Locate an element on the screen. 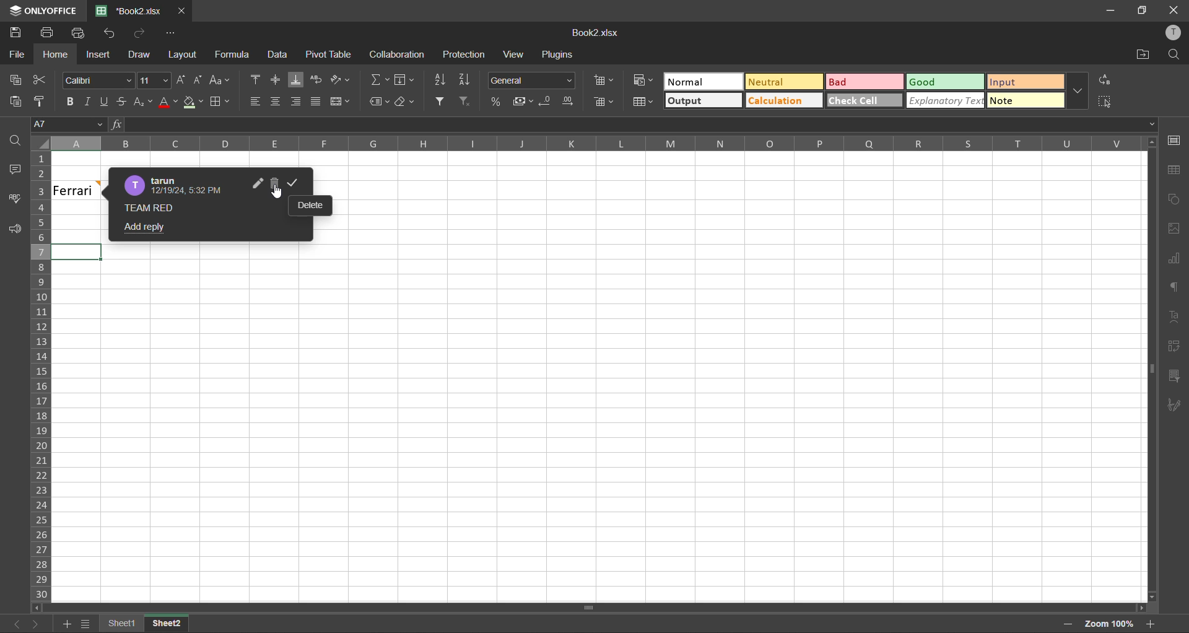  text is located at coordinates (1175, 316).